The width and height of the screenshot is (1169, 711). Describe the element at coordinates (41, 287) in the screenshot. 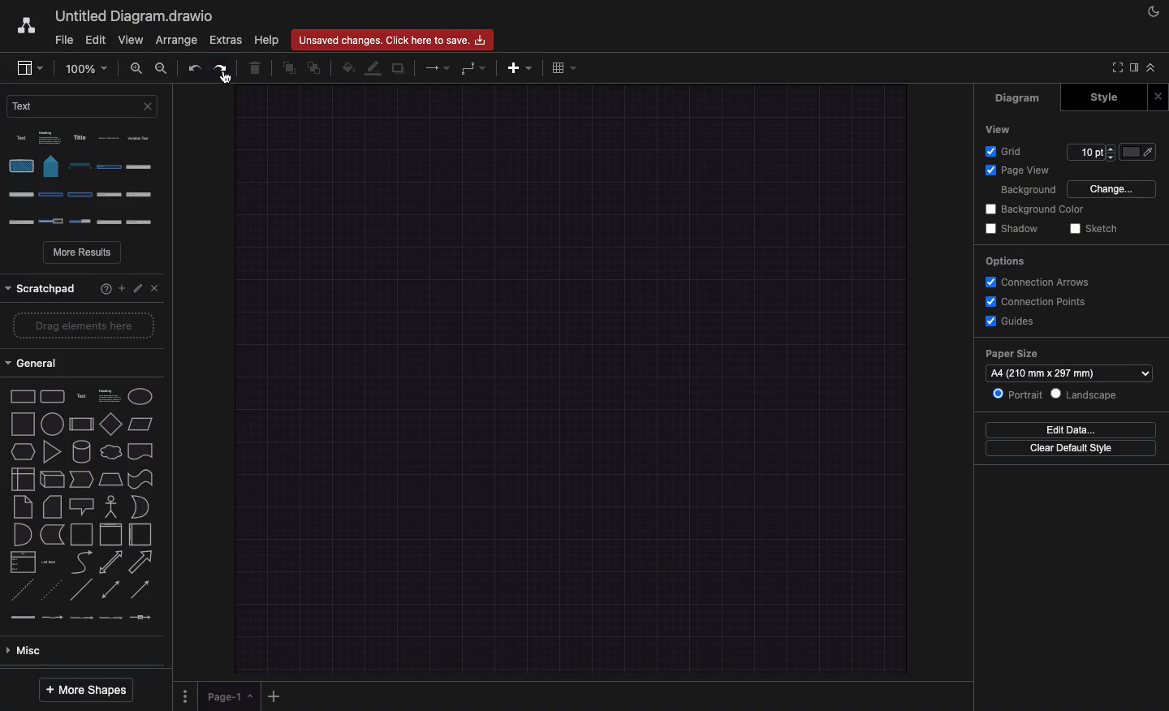

I see `Scratchpad` at that location.